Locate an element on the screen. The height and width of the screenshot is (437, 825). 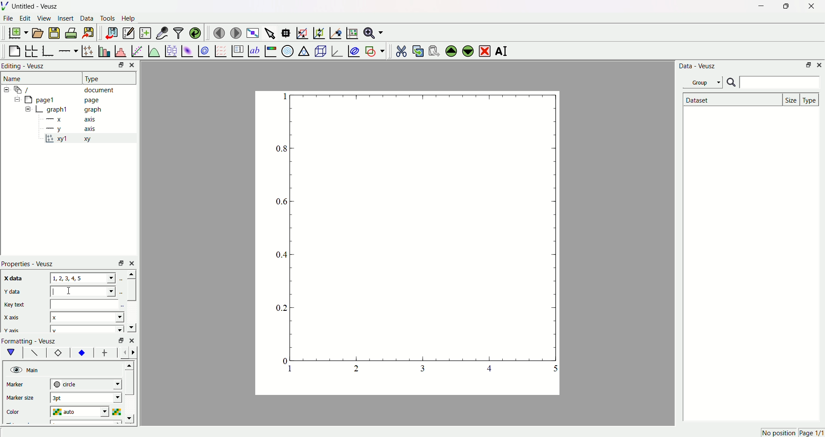
arrange graphs is located at coordinates (33, 50).